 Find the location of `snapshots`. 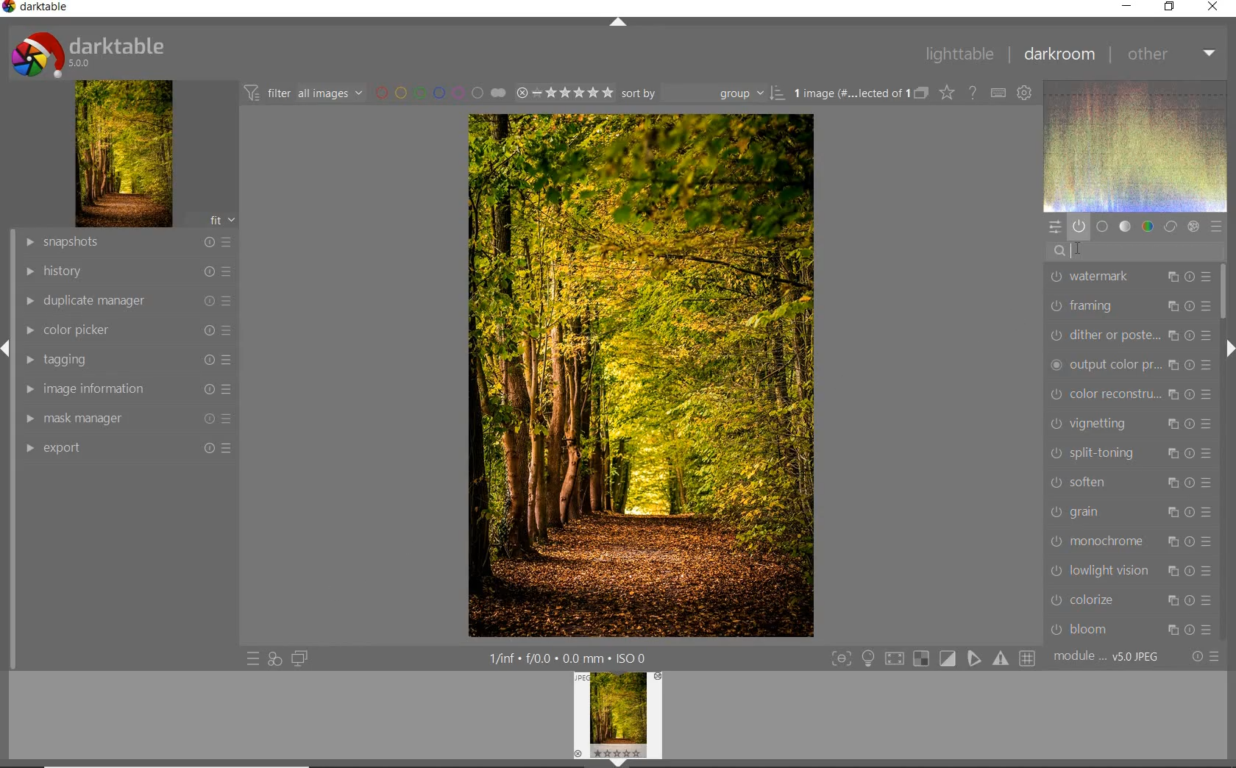

snapshots is located at coordinates (130, 243).